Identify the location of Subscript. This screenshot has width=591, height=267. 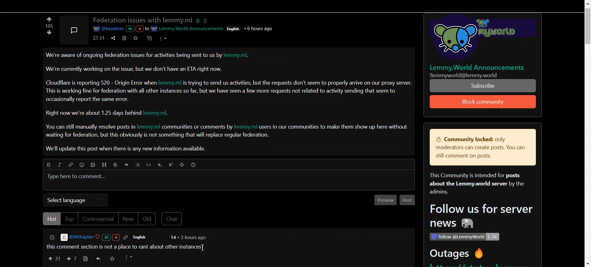
(159, 165).